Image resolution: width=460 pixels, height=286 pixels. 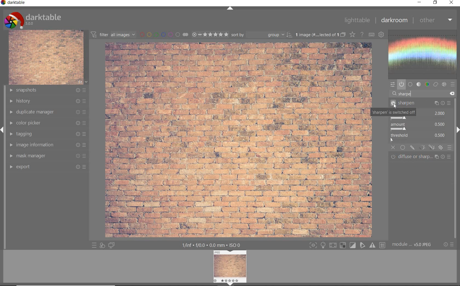 I want to click on define keyboard shortcut, so click(x=371, y=35).